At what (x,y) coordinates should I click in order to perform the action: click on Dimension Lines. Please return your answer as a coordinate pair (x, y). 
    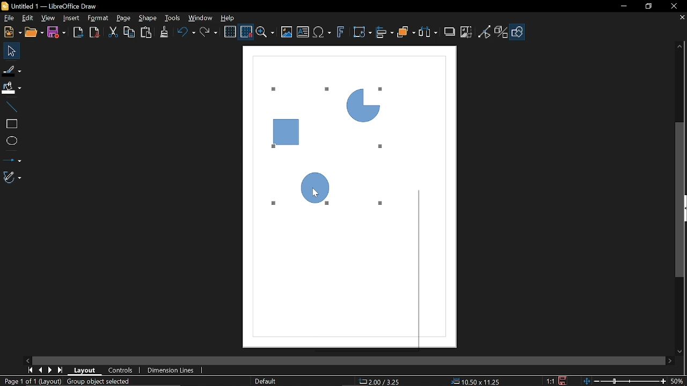
    Looking at the image, I should click on (171, 370).